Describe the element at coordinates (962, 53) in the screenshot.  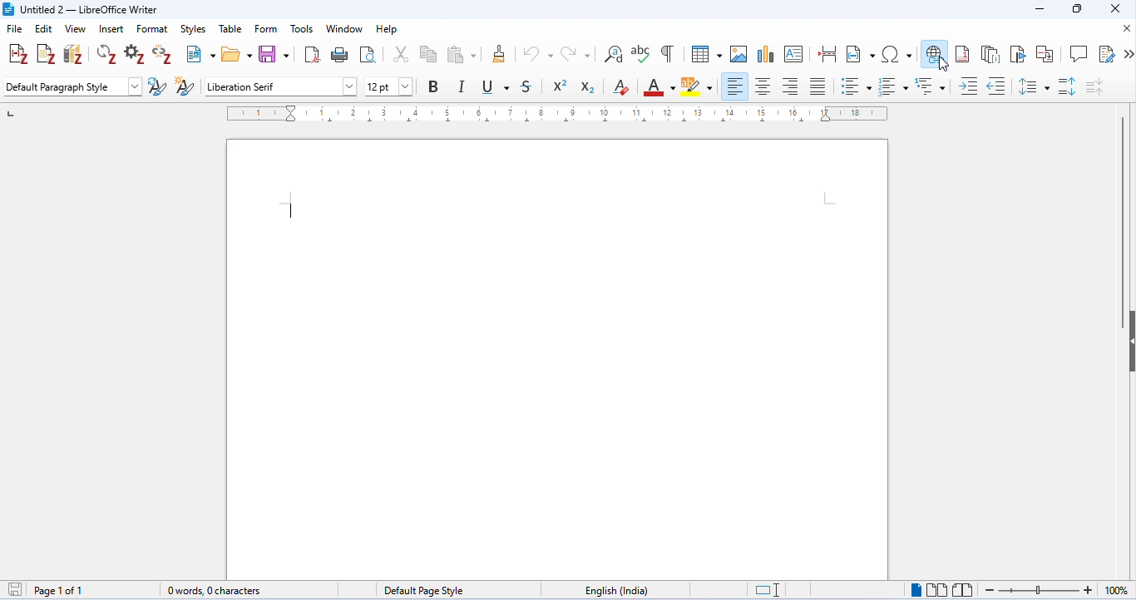
I see `insert footnote` at that location.